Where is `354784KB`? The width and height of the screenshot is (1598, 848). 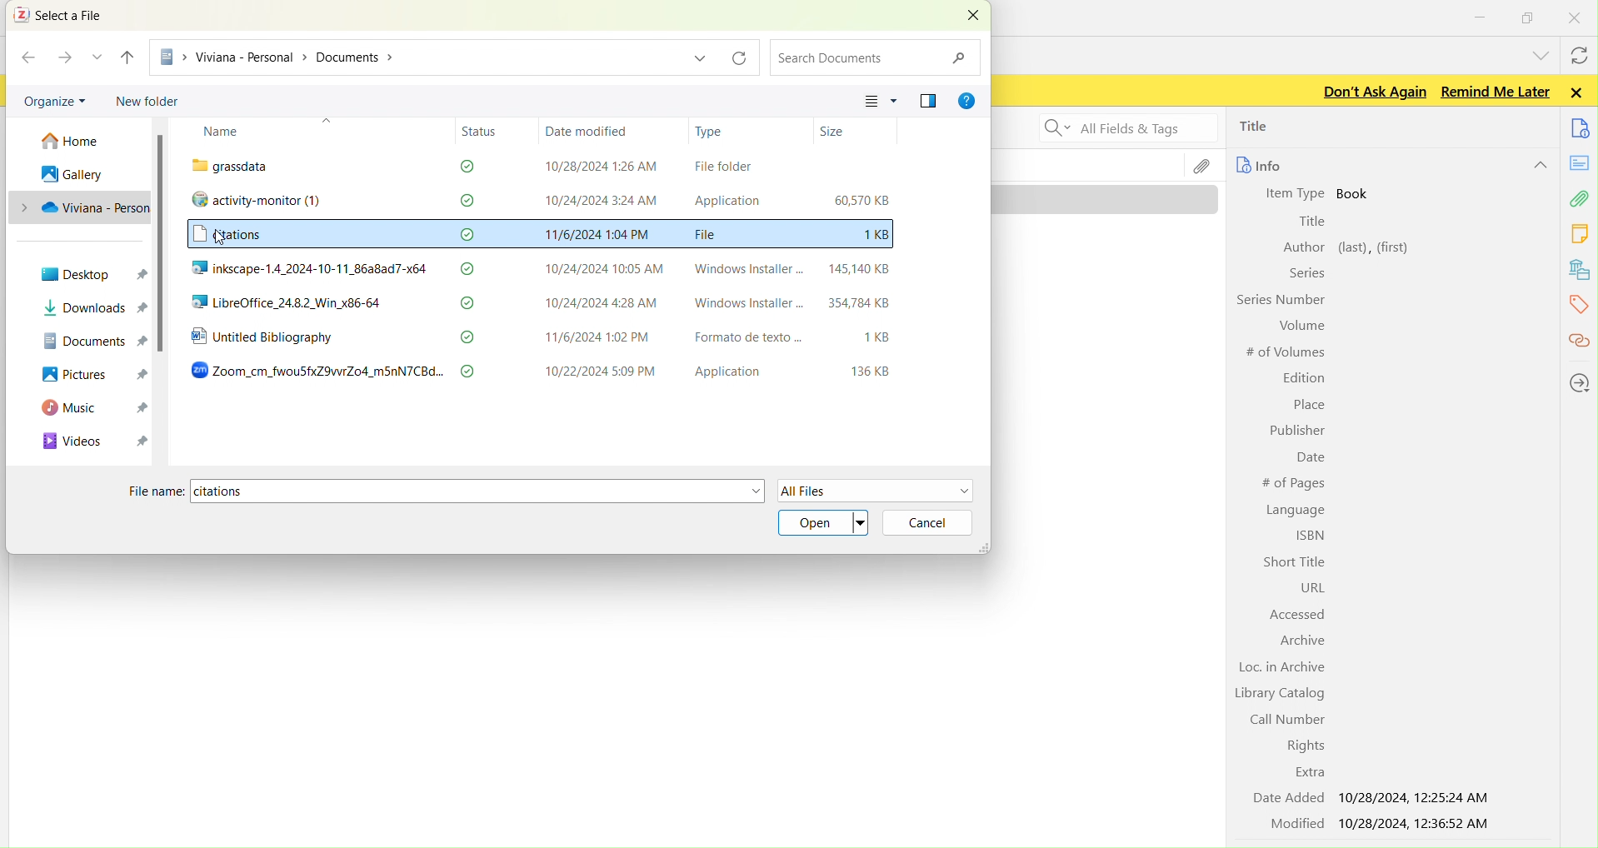 354784KB is located at coordinates (863, 303).